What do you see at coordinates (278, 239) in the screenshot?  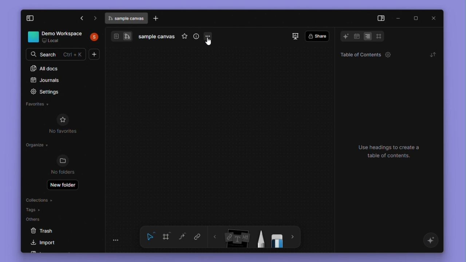 I see `eraser` at bounding box center [278, 239].